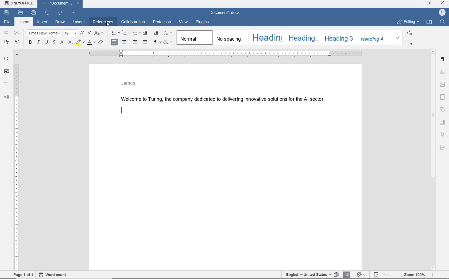 The height and width of the screenshot is (279, 449). I want to click on print file, so click(21, 13).